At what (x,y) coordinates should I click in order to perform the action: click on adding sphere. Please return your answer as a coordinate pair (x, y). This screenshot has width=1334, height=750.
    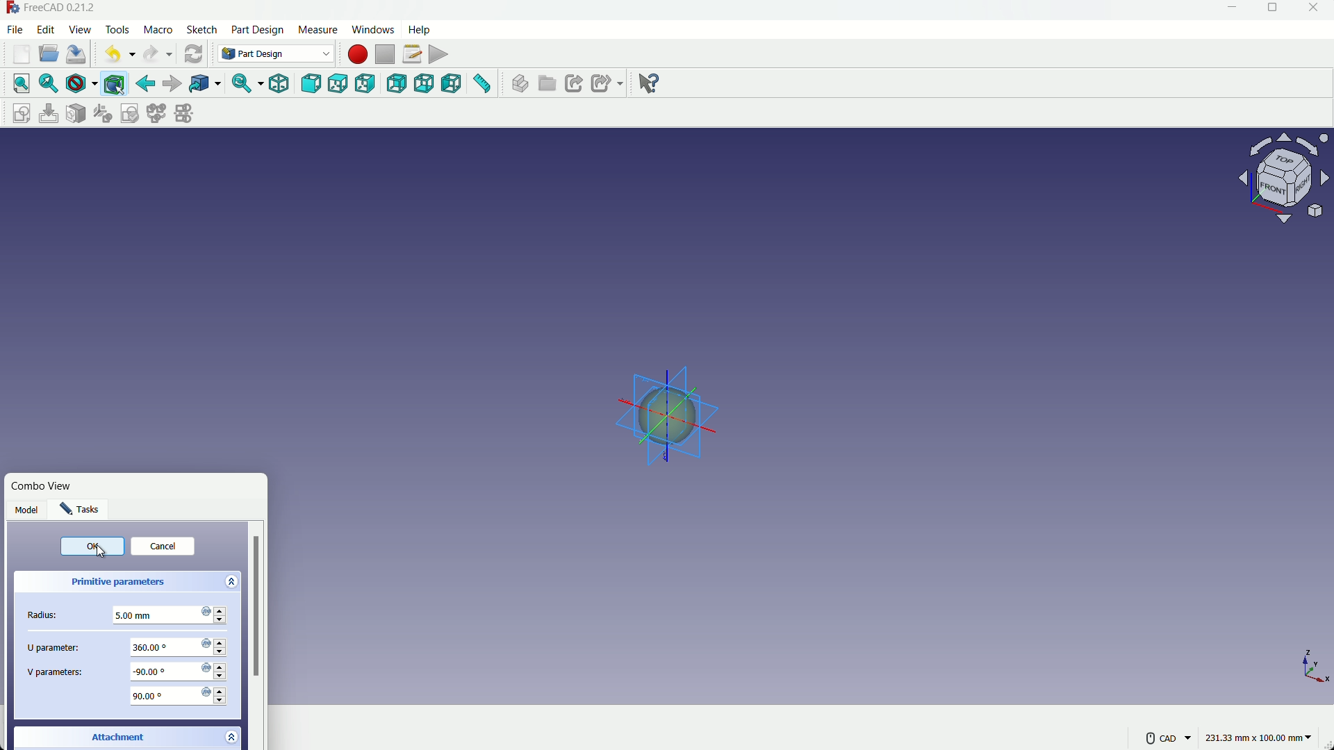
    Looking at the image, I should click on (666, 409).